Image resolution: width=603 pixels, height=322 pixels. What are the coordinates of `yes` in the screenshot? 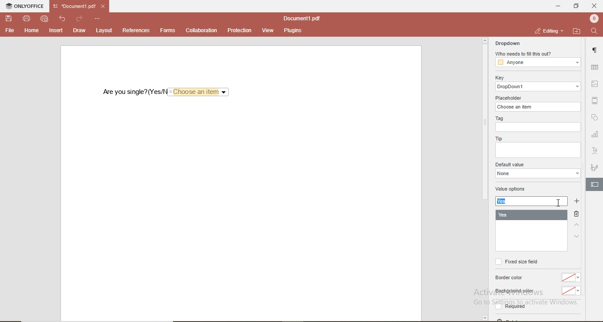 It's located at (531, 215).